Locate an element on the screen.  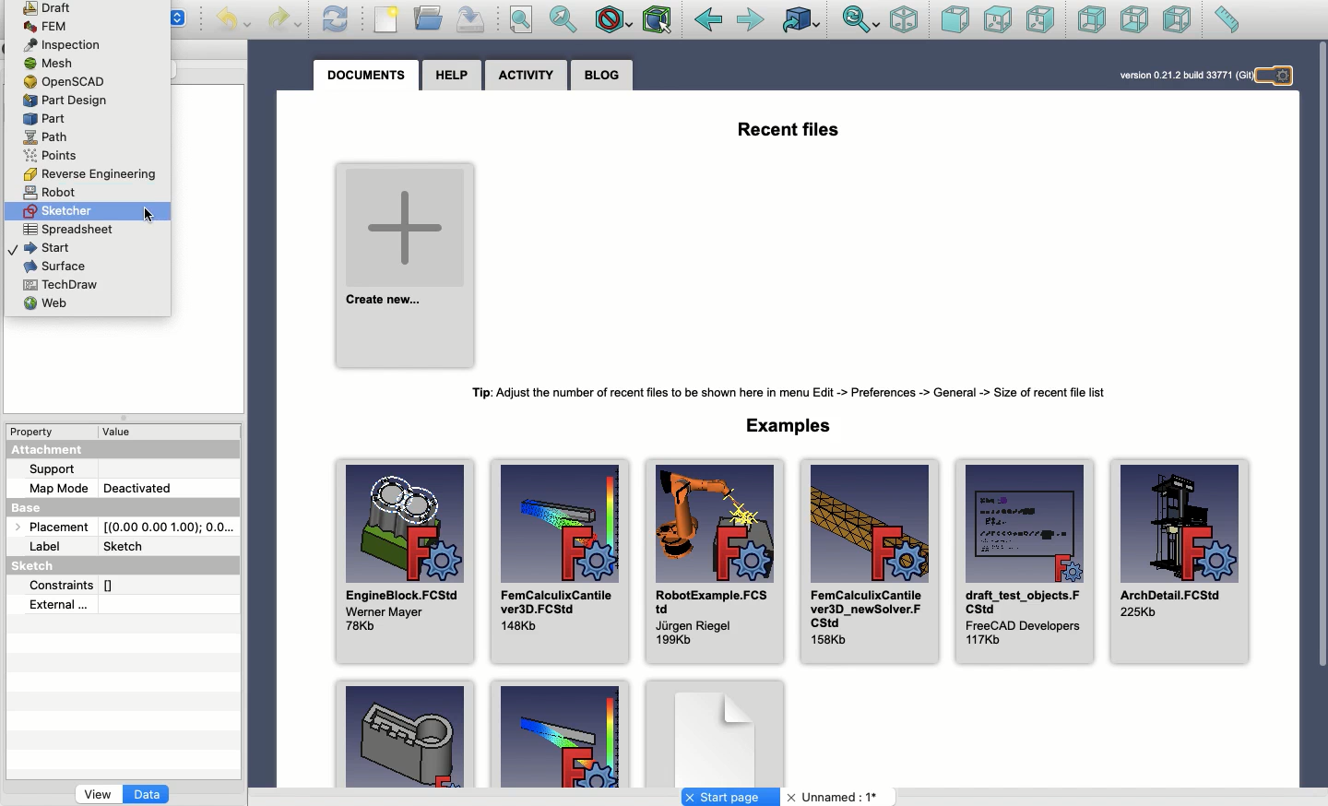
Refresh is located at coordinates (336, 19).